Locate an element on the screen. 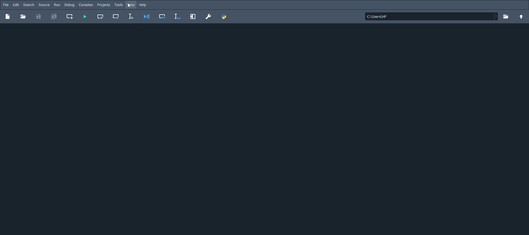  Maximize current pane is located at coordinates (193, 16).